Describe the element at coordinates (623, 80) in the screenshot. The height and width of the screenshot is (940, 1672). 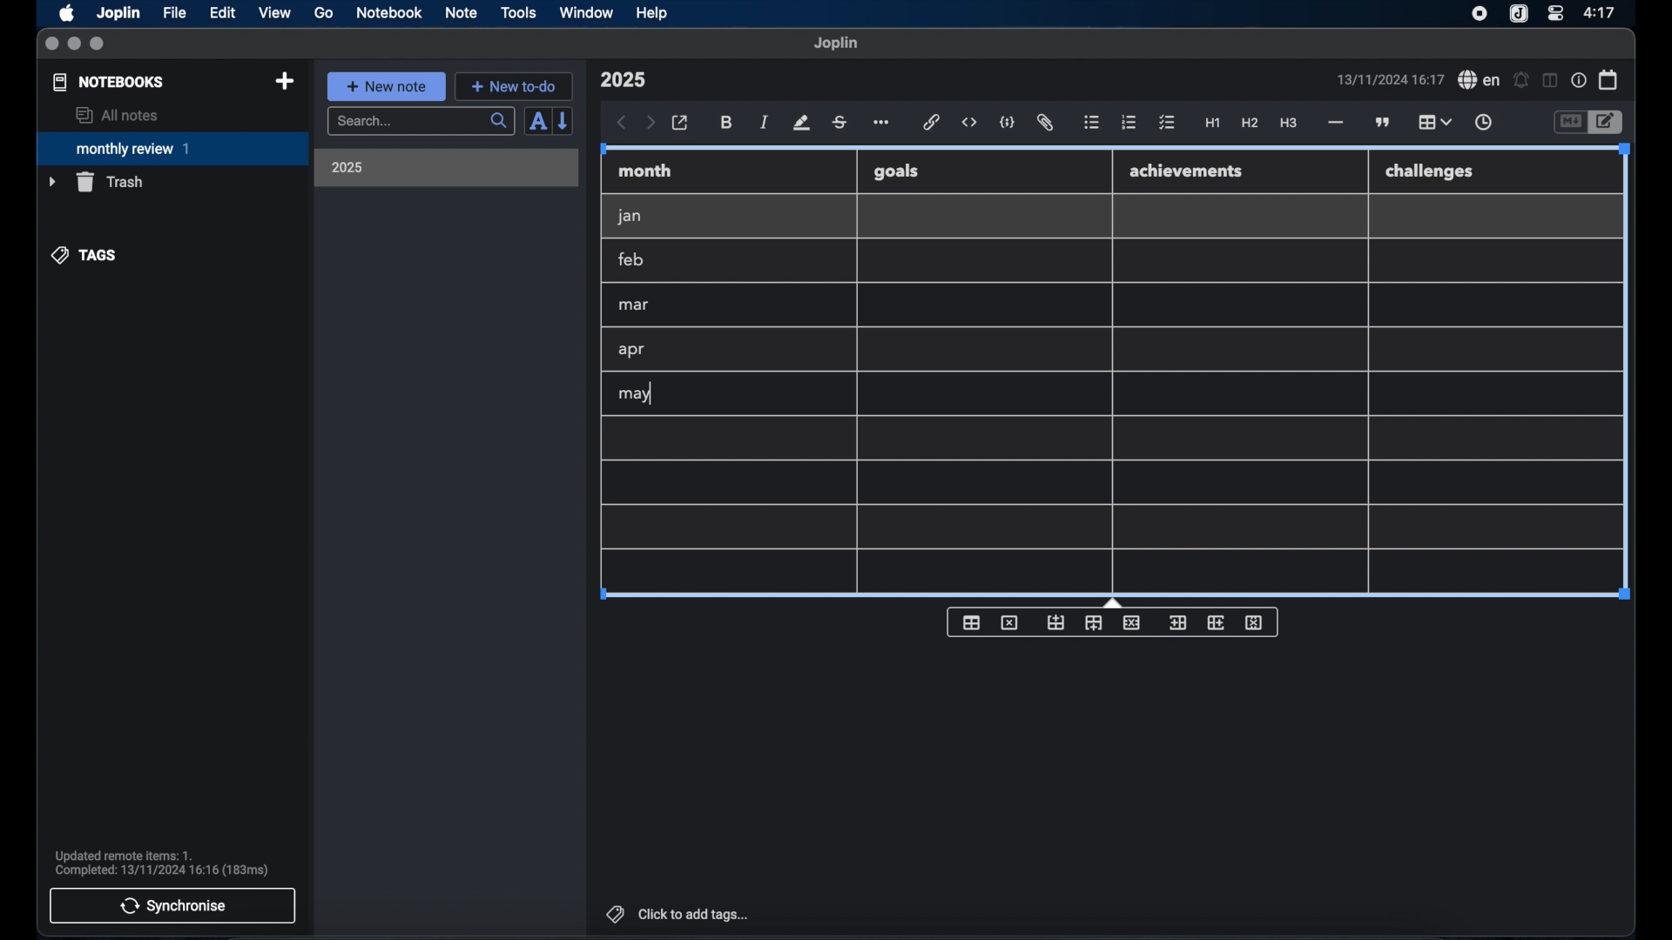
I see `note title` at that location.